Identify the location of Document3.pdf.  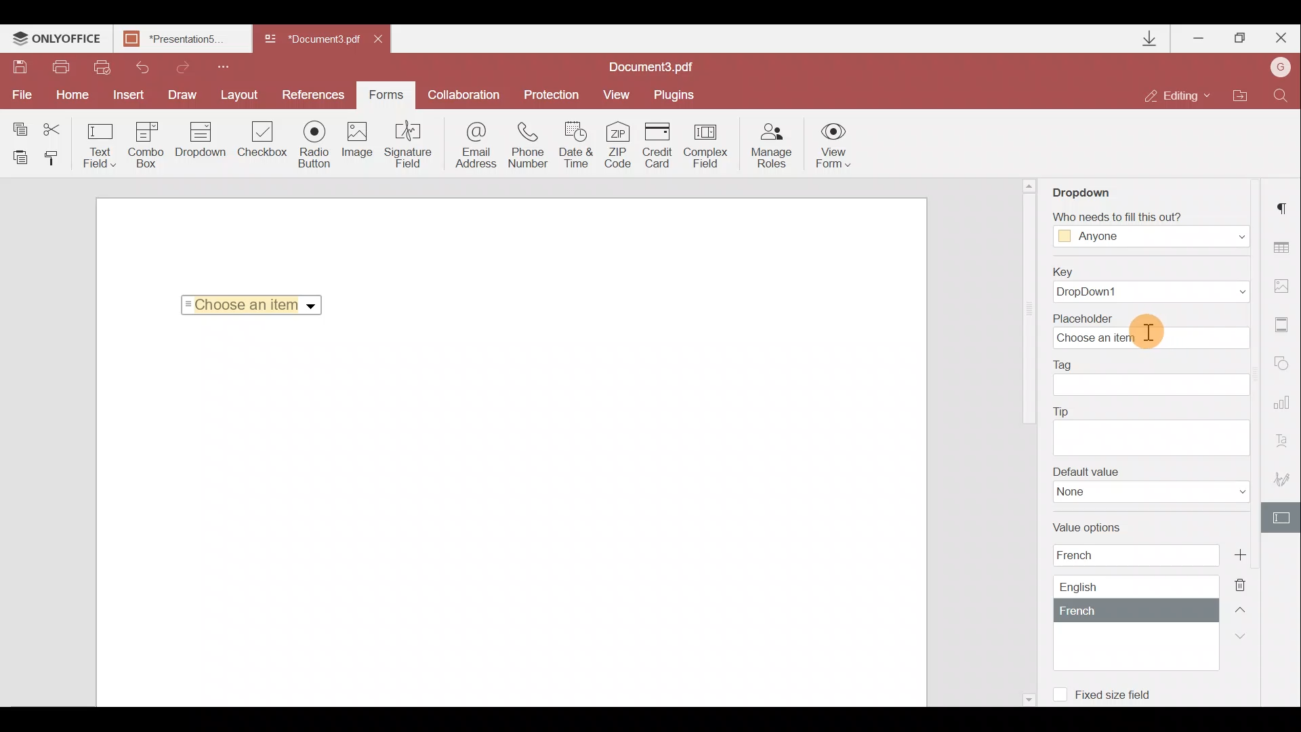
(312, 40).